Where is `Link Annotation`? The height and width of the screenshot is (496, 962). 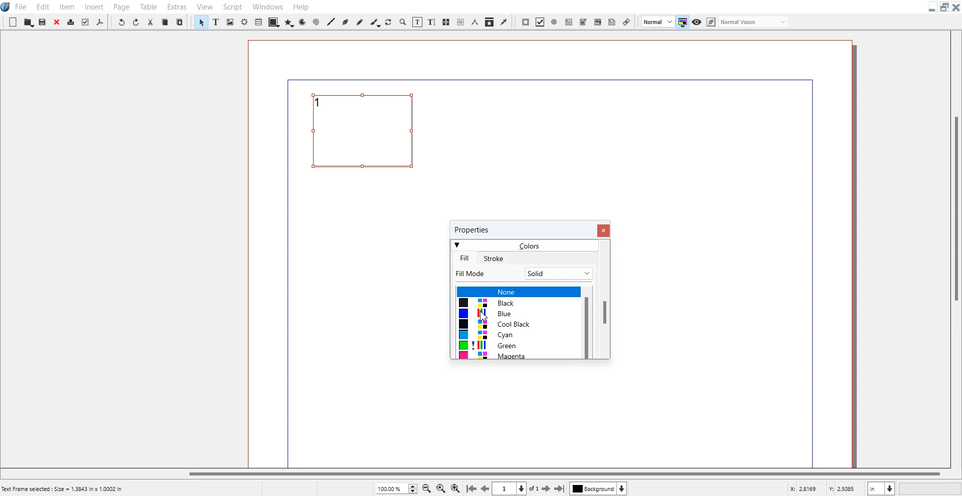
Link Annotation is located at coordinates (626, 21).